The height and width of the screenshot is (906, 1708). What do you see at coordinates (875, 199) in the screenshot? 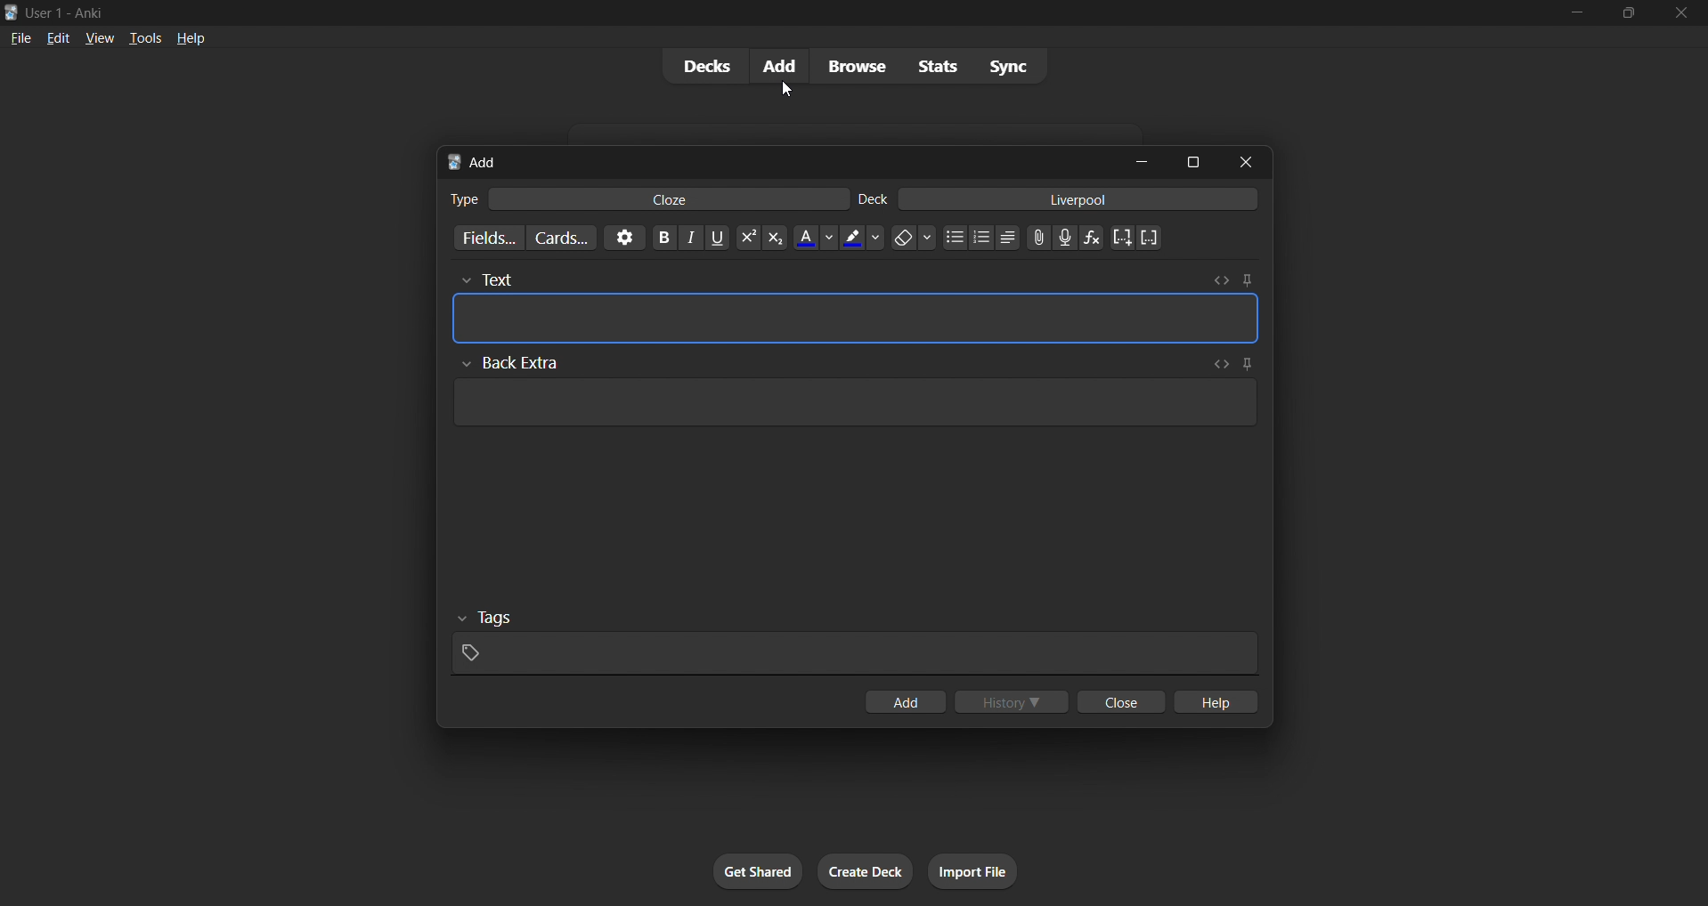
I see `deck name` at bounding box center [875, 199].